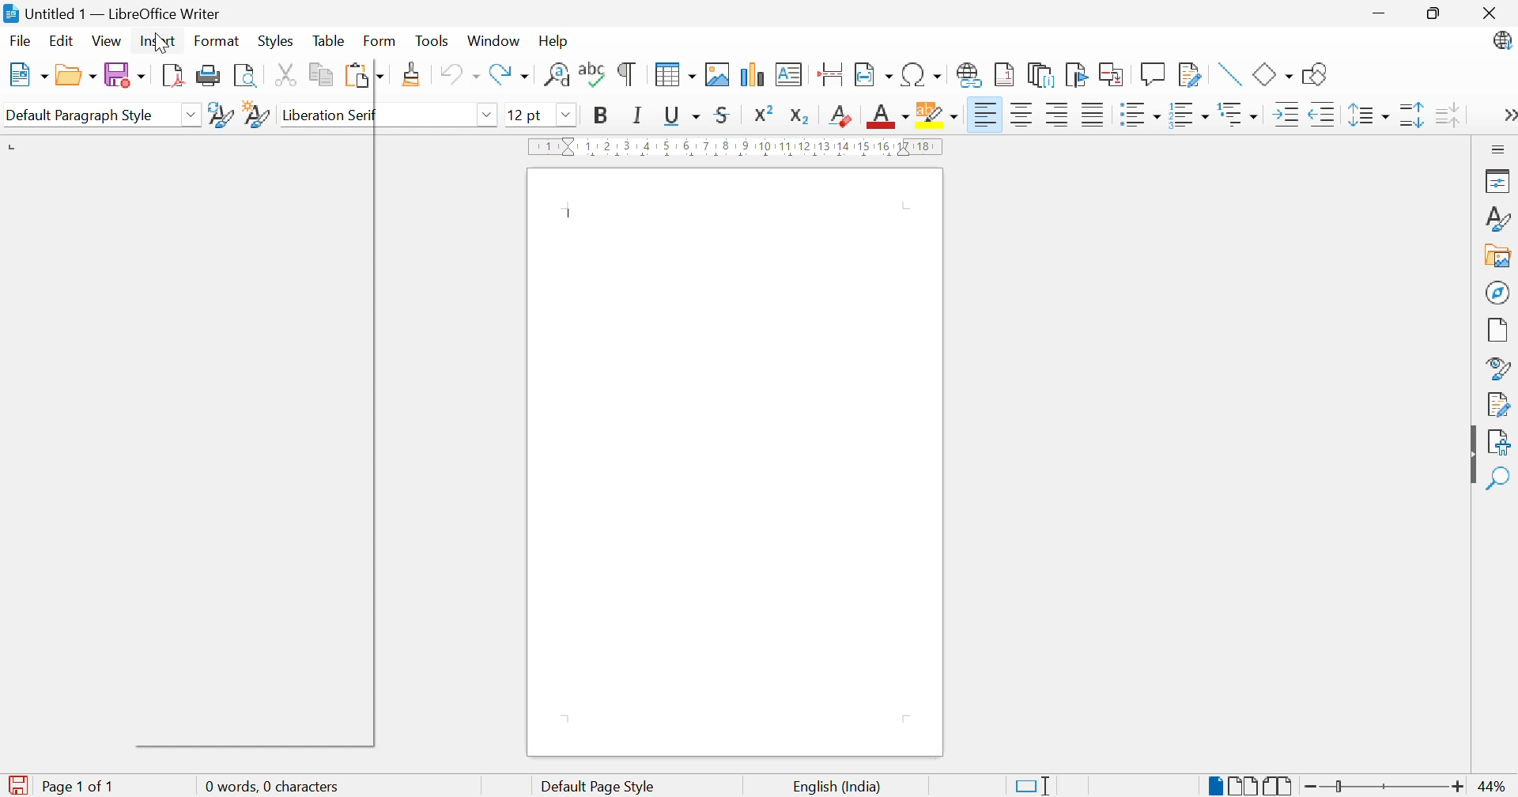  Describe the element at coordinates (1497, 368) in the screenshot. I see `Style` at that location.